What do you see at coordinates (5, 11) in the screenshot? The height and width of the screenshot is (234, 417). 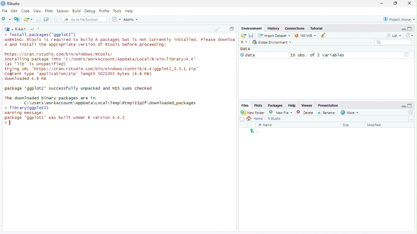 I see `File` at bounding box center [5, 11].